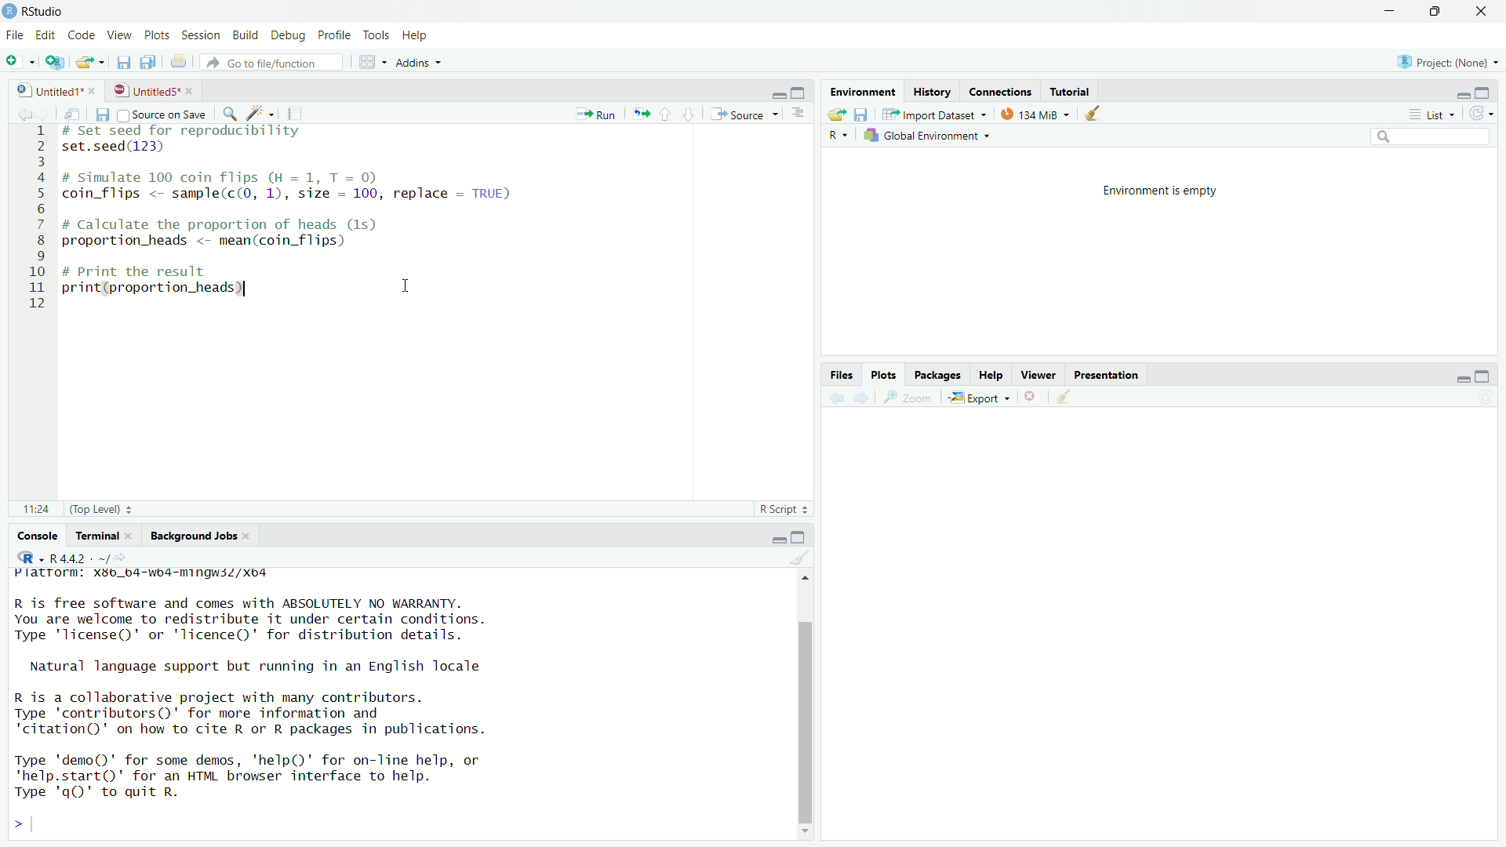  Describe the element at coordinates (666, 115) in the screenshot. I see `go to previous section/chunk` at that location.